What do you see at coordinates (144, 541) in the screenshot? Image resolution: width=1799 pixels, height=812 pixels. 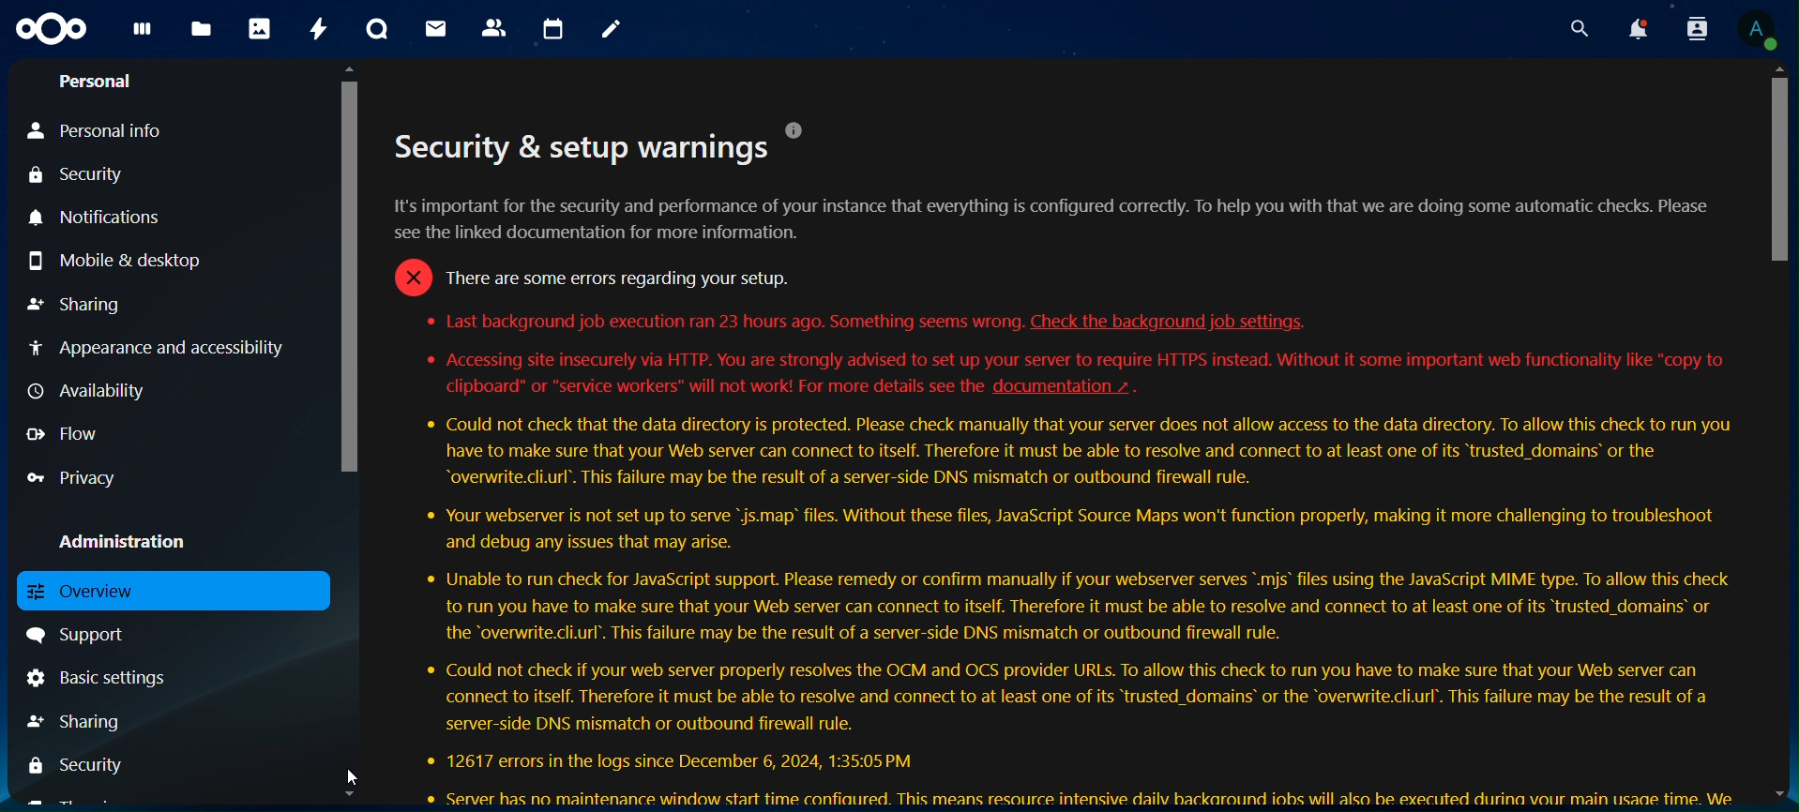 I see `administration` at bounding box center [144, 541].